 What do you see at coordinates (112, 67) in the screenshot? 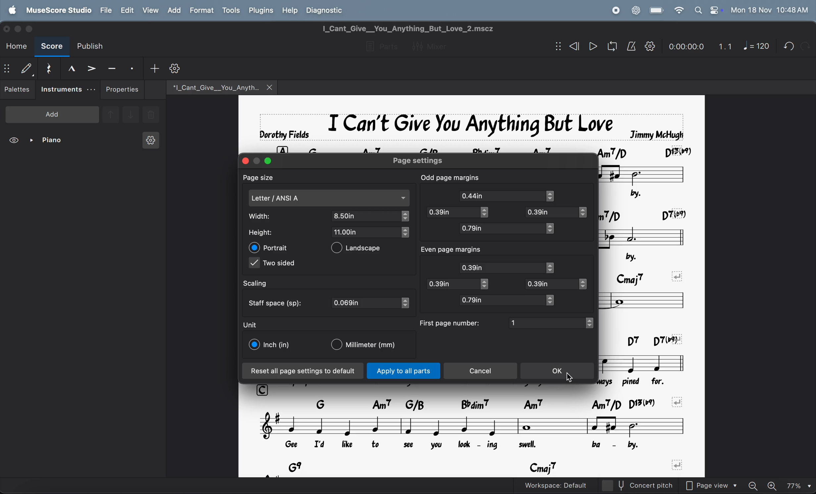
I see `tenuto` at bounding box center [112, 67].